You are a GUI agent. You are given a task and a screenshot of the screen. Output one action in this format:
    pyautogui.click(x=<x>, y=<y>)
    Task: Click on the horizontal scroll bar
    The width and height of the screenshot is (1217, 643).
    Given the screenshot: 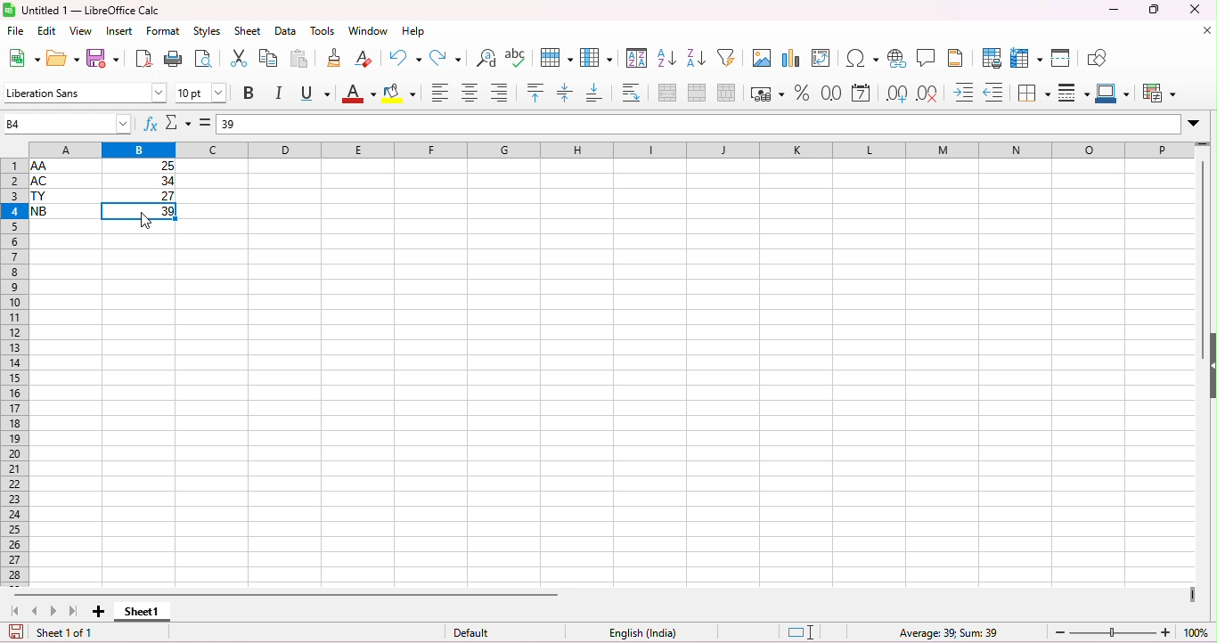 What is the action you would take?
    pyautogui.click(x=288, y=594)
    